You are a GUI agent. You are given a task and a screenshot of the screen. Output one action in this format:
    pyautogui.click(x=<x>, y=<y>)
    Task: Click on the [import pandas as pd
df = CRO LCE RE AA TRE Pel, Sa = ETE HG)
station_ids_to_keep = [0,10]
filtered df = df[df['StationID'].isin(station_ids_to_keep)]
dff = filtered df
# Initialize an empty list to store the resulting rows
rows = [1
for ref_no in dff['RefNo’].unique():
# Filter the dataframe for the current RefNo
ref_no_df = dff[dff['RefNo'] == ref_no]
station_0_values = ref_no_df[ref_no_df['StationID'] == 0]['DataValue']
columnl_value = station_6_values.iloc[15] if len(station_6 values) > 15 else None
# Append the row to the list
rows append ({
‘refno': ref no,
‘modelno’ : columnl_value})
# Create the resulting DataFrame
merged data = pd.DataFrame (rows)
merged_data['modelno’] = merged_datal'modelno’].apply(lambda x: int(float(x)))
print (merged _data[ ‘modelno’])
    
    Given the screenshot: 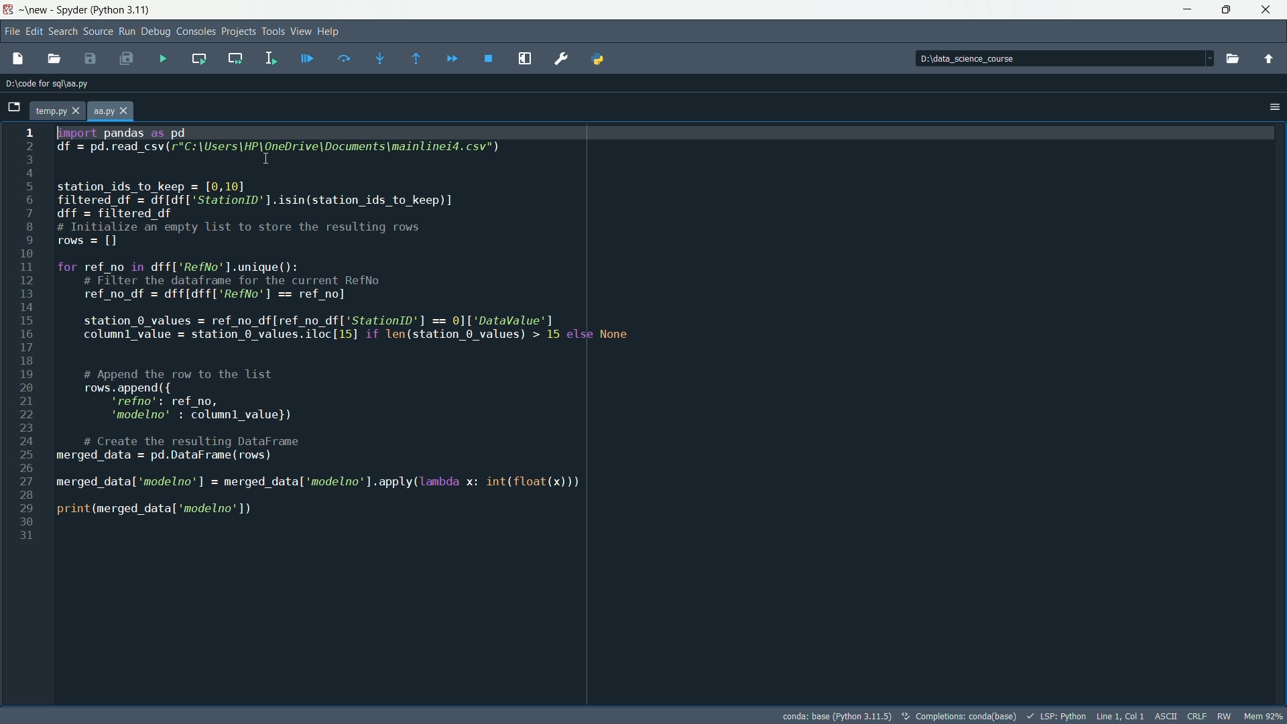 What is the action you would take?
    pyautogui.click(x=367, y=336)
    